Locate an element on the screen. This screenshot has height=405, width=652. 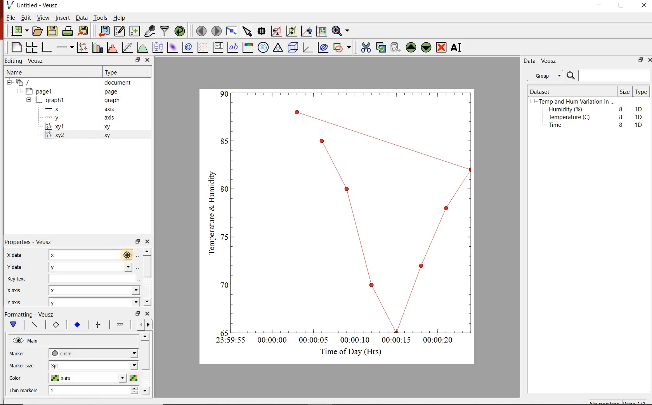
hide sub menu is located at coordinates (20, 92).